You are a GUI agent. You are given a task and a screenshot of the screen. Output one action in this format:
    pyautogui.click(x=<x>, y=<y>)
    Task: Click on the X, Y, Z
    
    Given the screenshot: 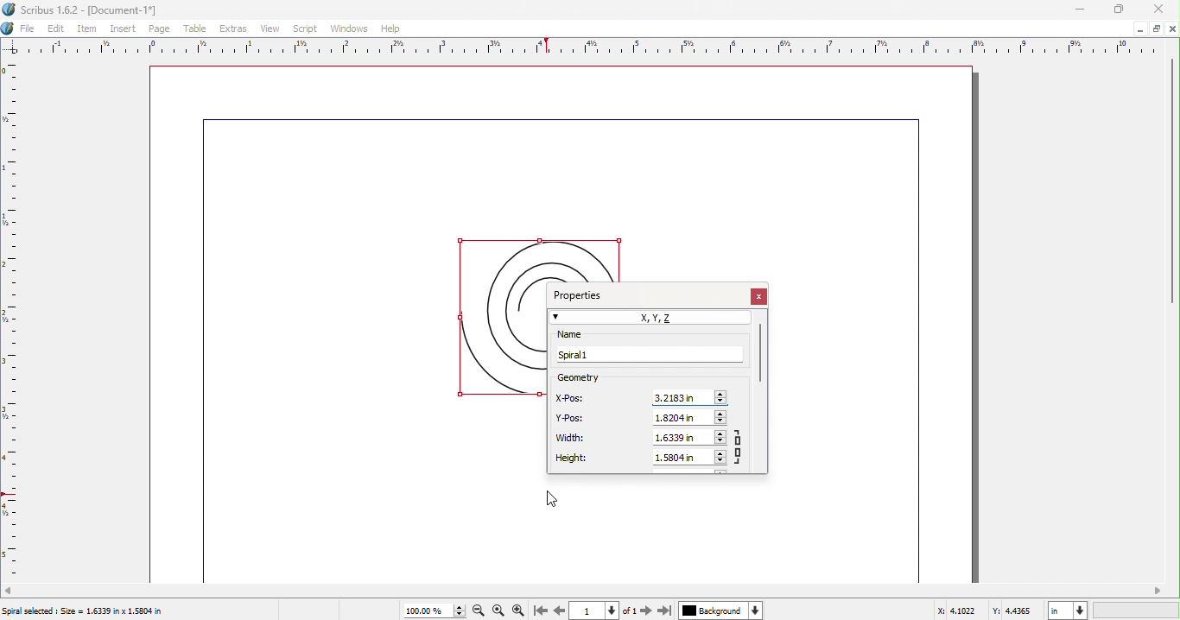 What is the action you would take?
    pyautogui.click(x=650, y=318)
    